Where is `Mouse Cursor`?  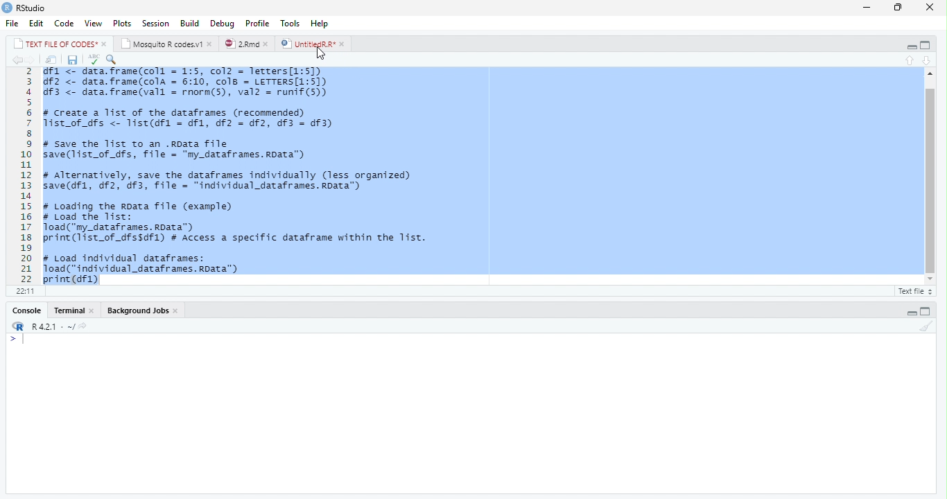
Mouse Cursor is located at coordinates (321, 54).